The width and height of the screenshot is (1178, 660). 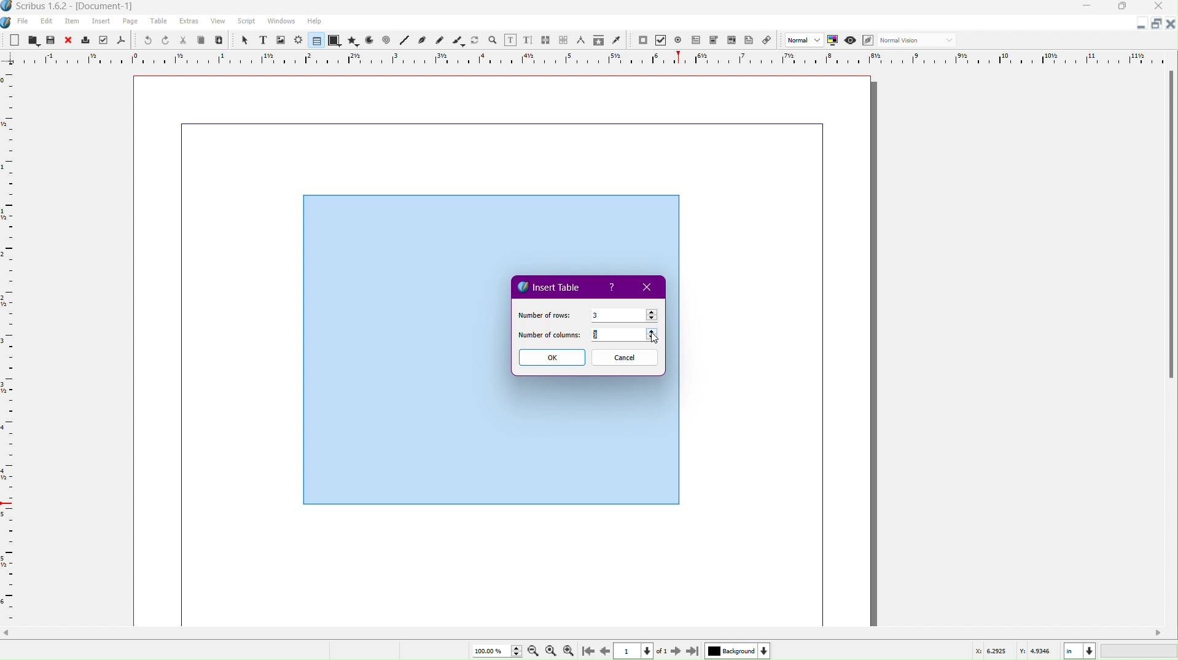 I want to click on Page Number, so click(x=635, y=651).